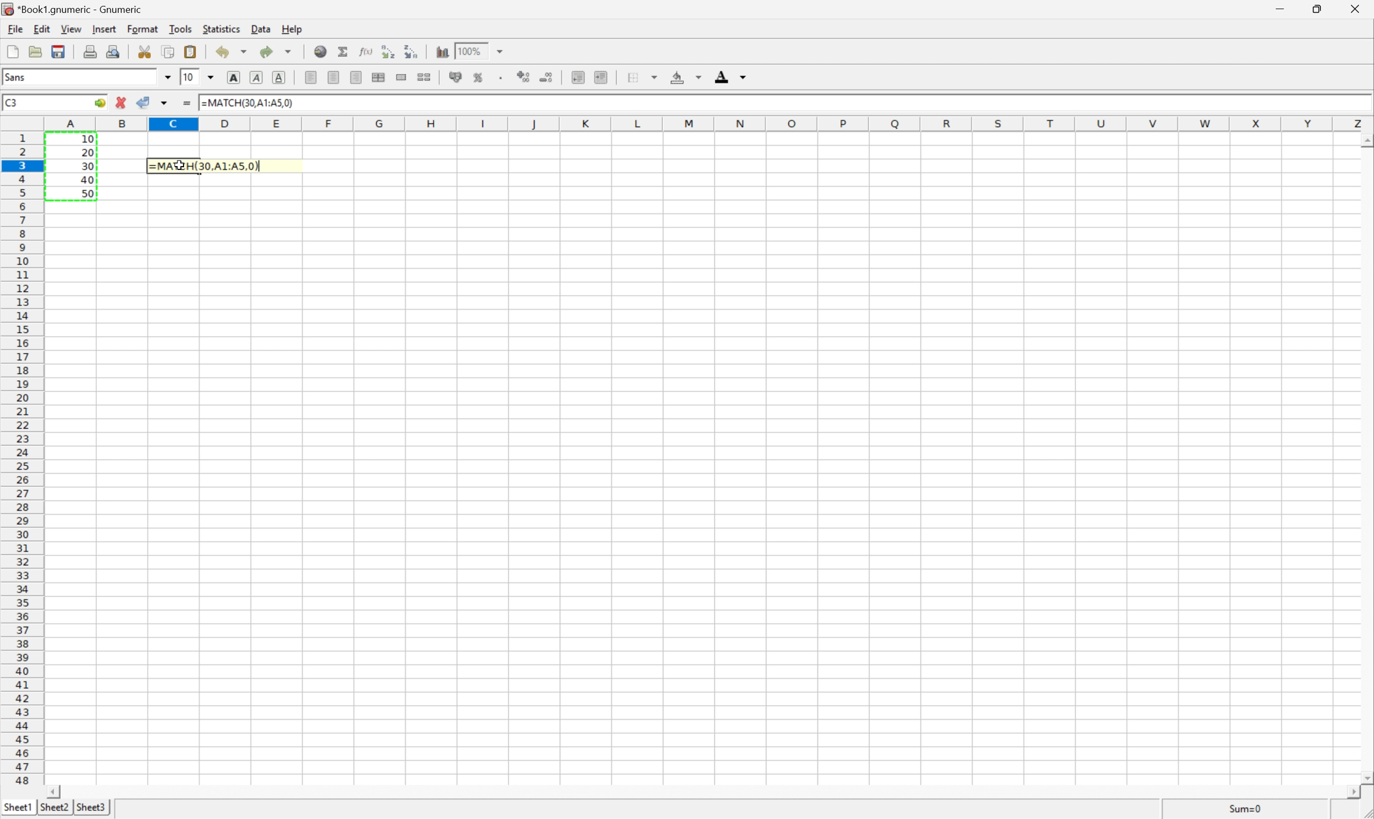 Image resolution: width=1374 pixels, height=819 pixels. Describe the element at coordinates (88, 166) in the screenshot. I see `30` at that location.